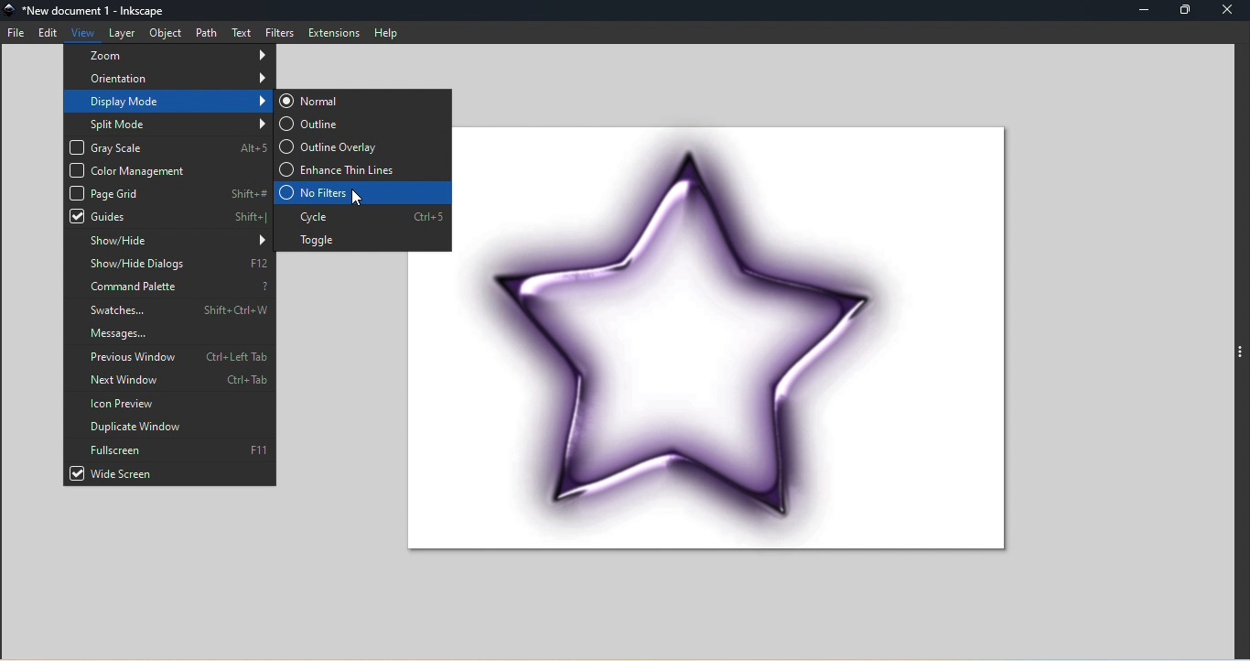 This screenshot has width=1250, height=661. What do you see at coordinates (46, 31) in the screenshot?
I see `Edit` at bounding box center [46, 31].